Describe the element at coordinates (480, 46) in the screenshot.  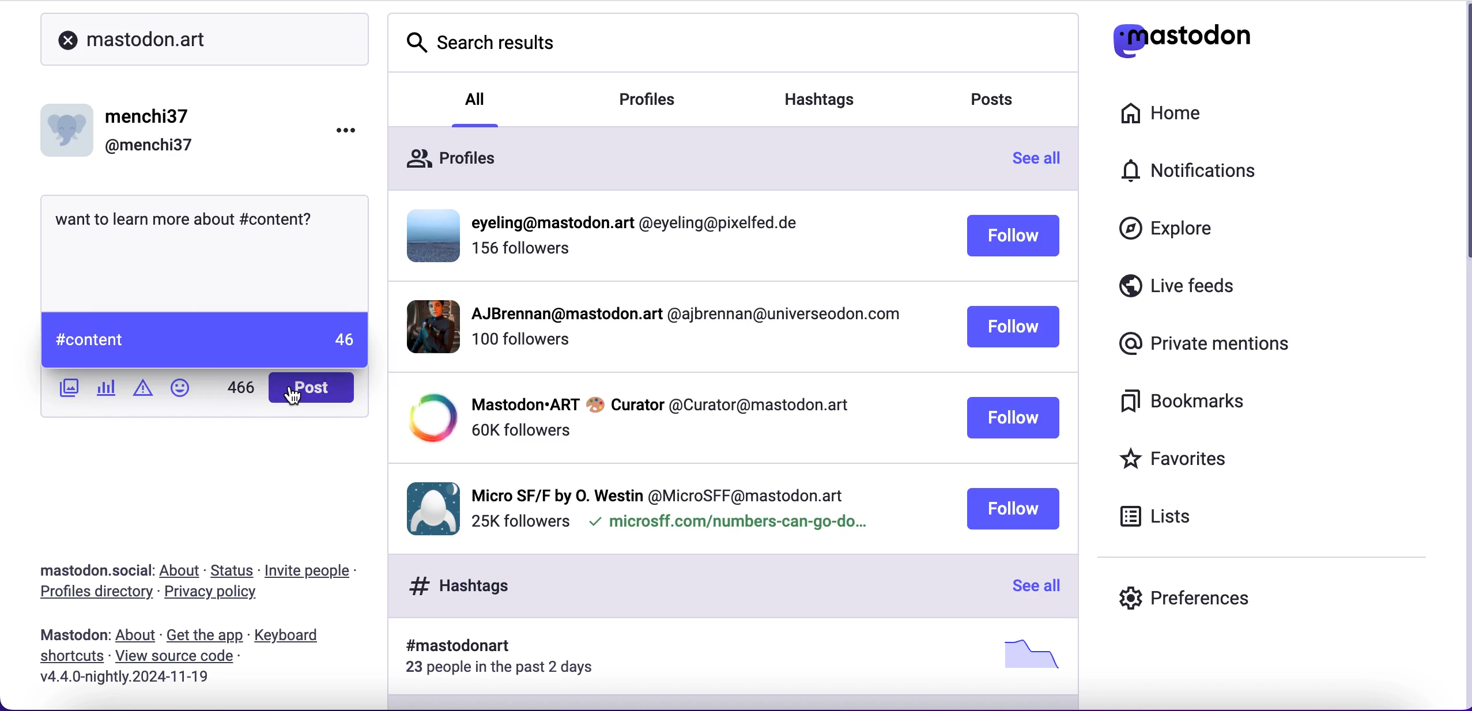
I see `search results` at that location.